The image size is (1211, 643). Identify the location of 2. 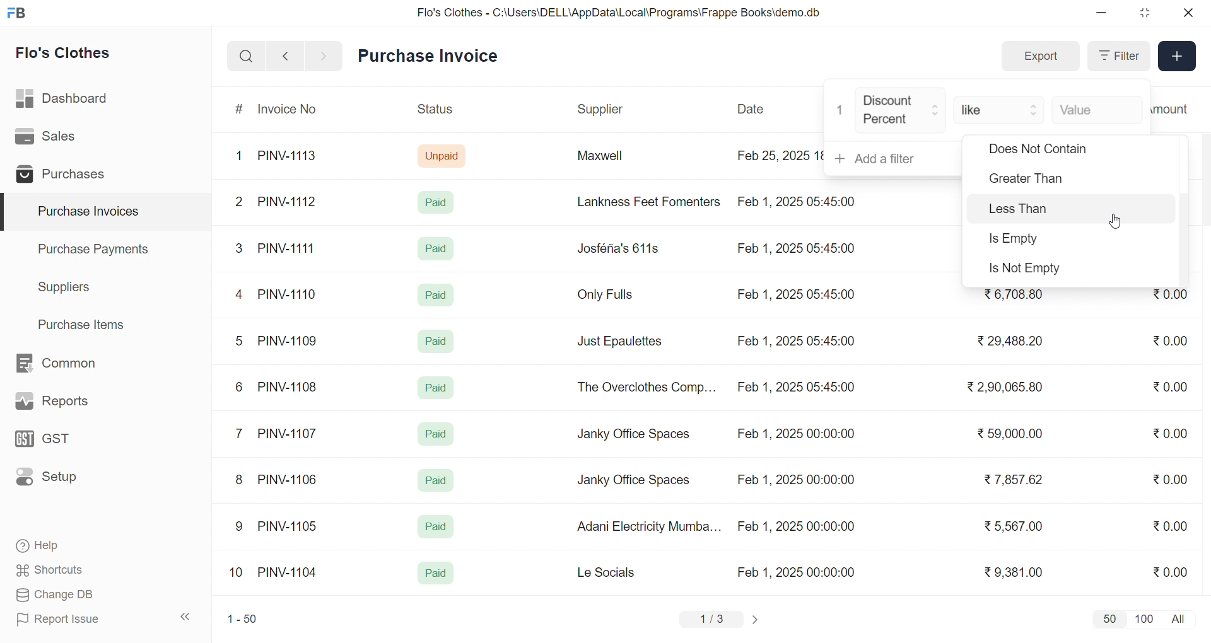
(241, 204).